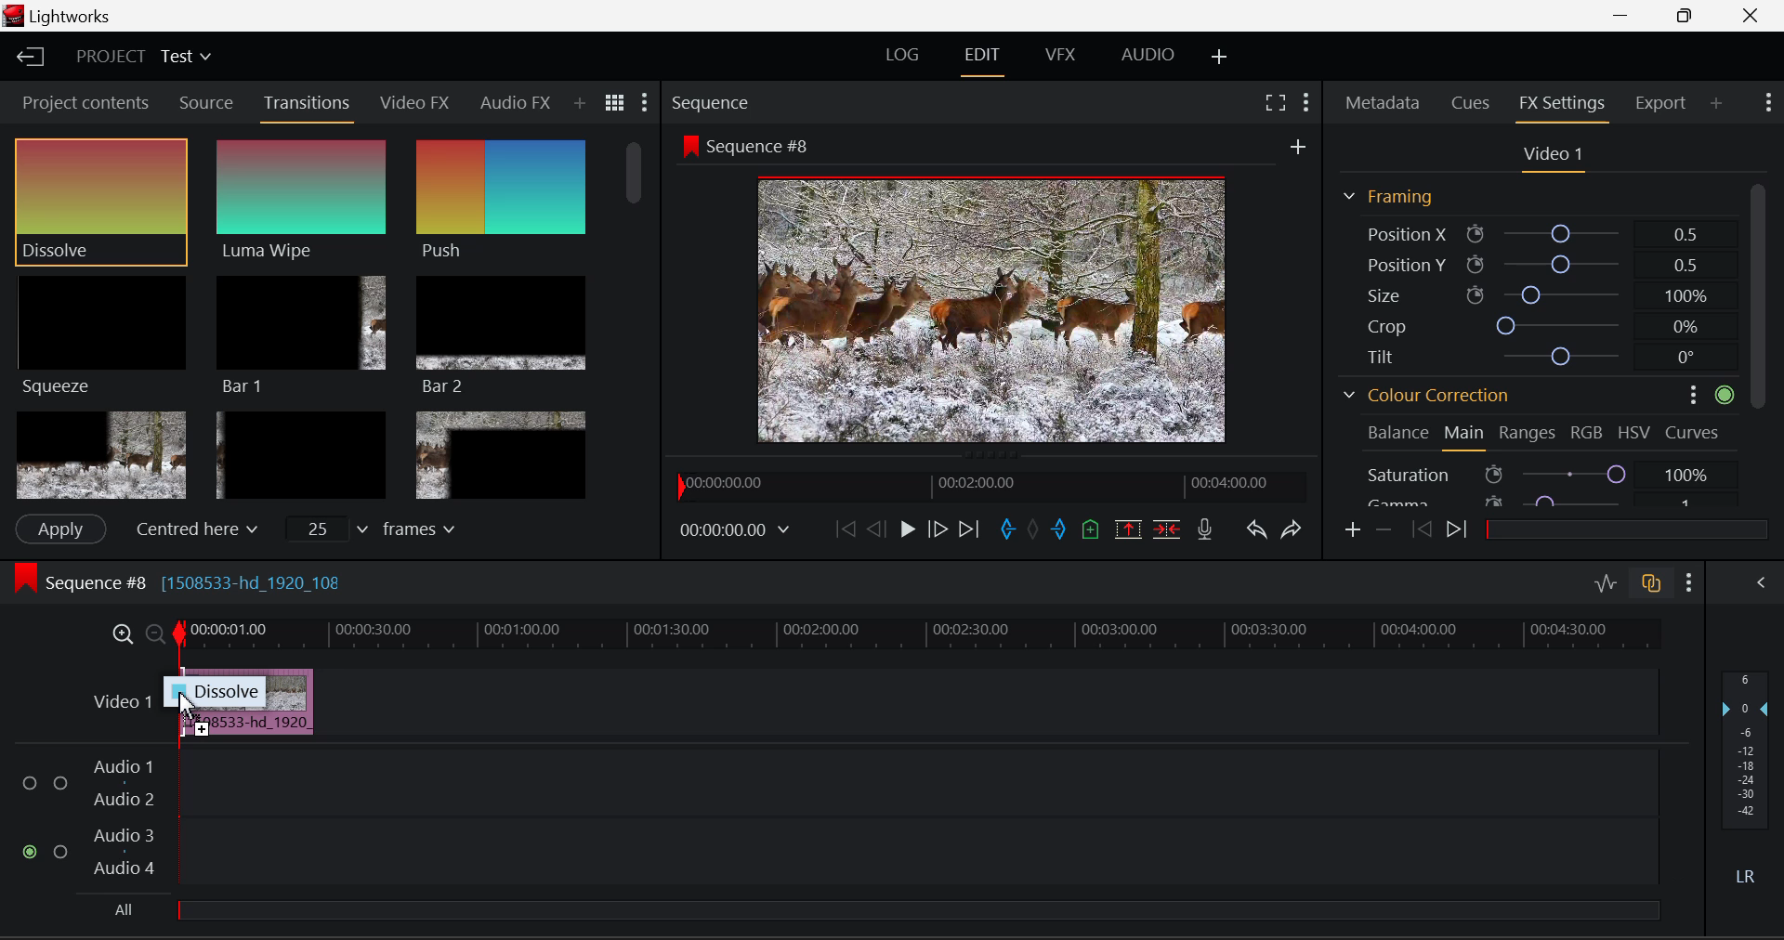  I want to click on Size, so click(1529, 294).